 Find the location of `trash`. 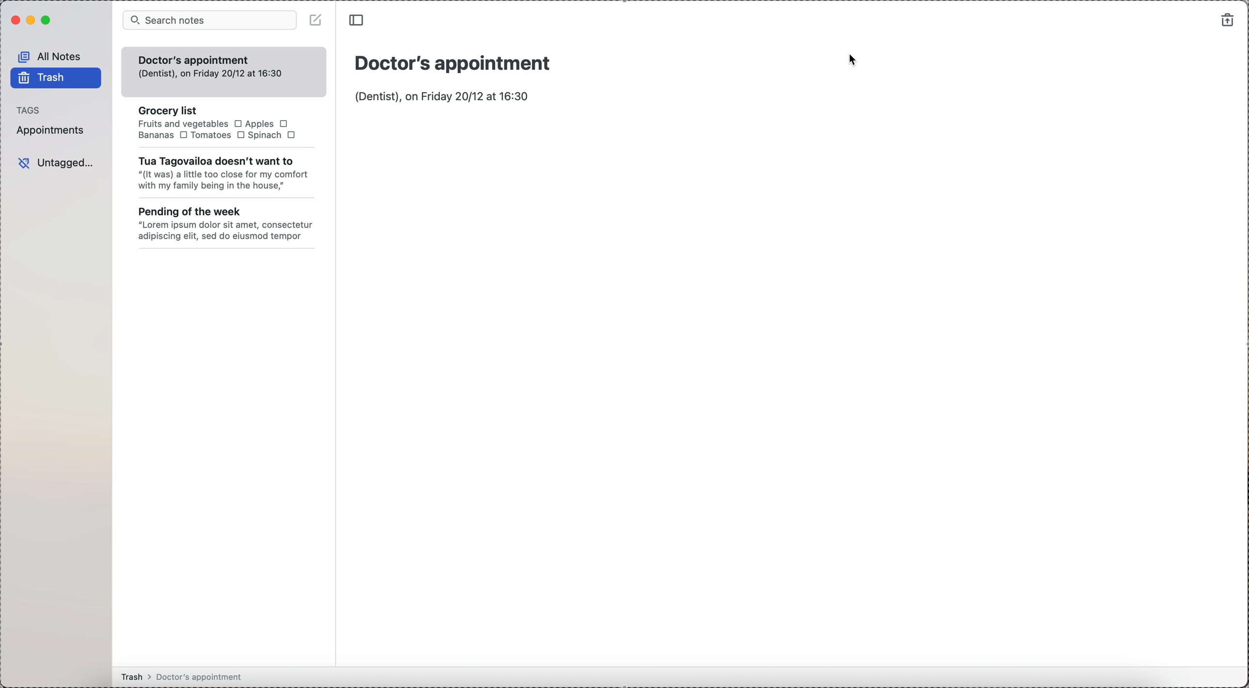

trash is located at coordinates (56, 77).